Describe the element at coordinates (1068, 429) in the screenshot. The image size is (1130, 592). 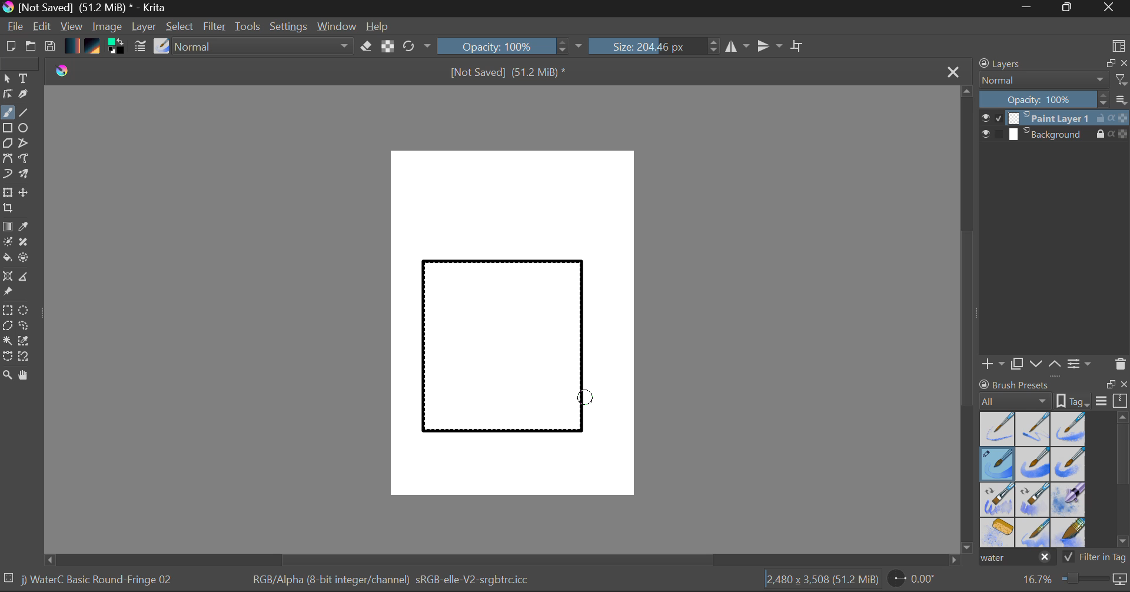
I see `Water C - Wet Pattern` at that location.